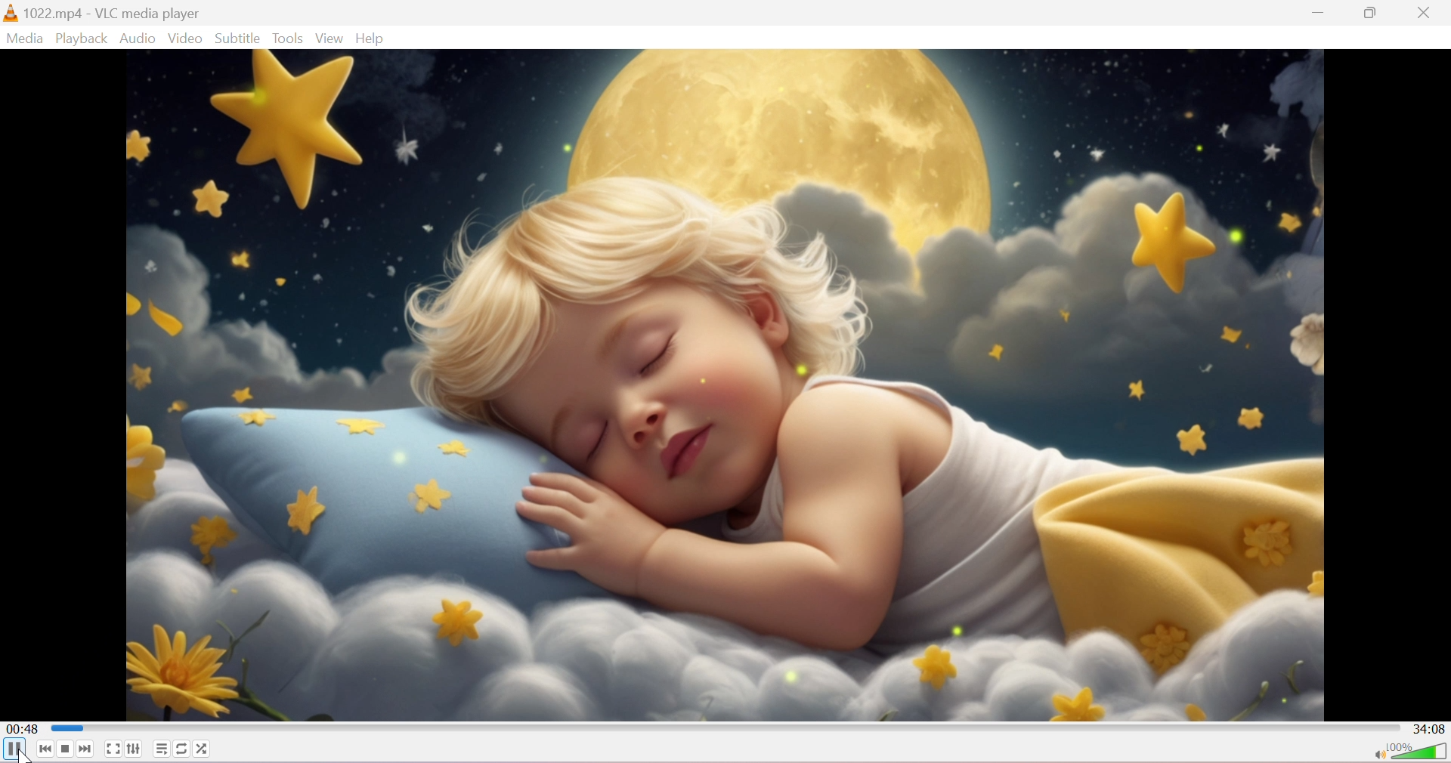  I want to click on Audio, so click(138, 38).